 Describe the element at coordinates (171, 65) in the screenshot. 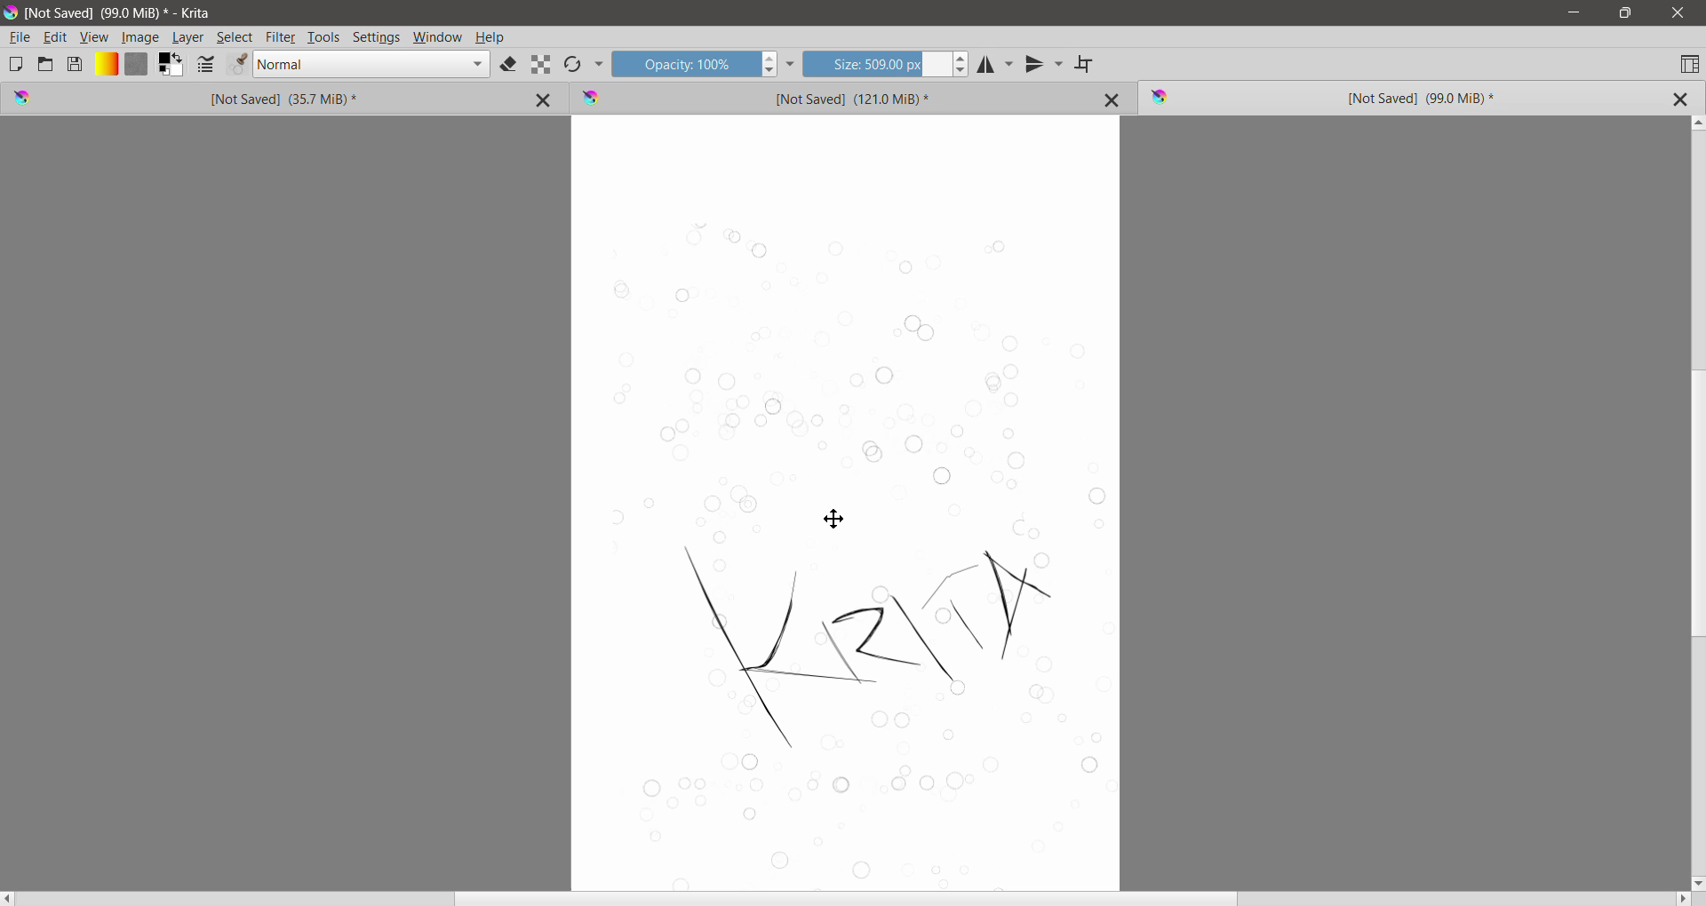

I see `Foreground and Background Color Selector` at that location.